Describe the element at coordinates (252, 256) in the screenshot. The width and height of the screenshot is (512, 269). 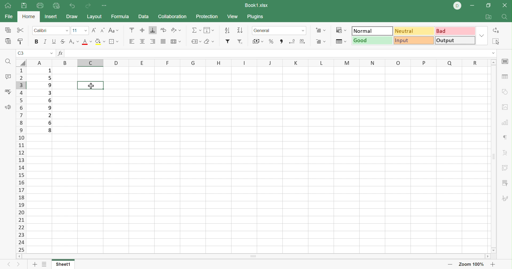
I see `Scroll Bar` at that location.